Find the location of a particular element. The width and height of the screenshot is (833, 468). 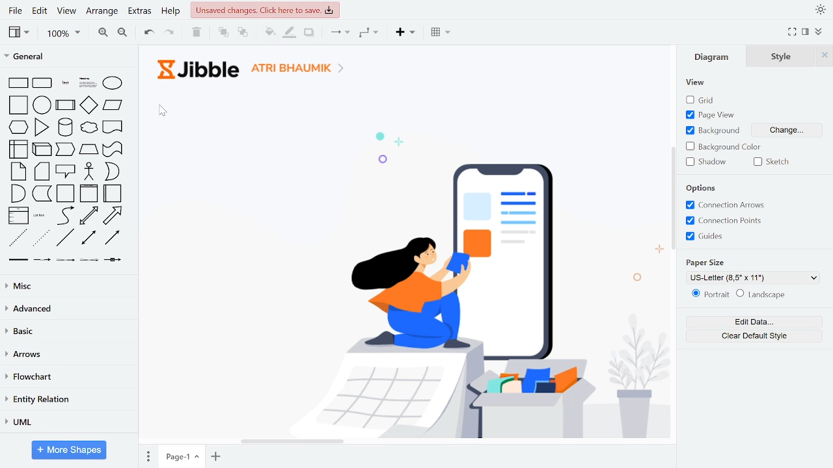

general shapes is located at coordinates (87, 128).